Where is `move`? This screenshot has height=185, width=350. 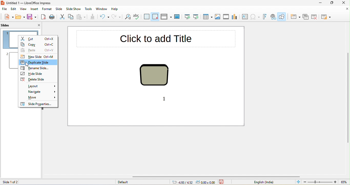
move is located at coordinates (38, 97).